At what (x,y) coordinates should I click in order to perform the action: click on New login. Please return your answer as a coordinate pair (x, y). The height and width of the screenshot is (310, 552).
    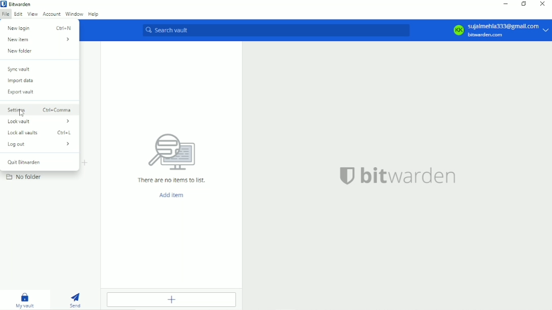
    Looking at the image, I should click on (39, 28).